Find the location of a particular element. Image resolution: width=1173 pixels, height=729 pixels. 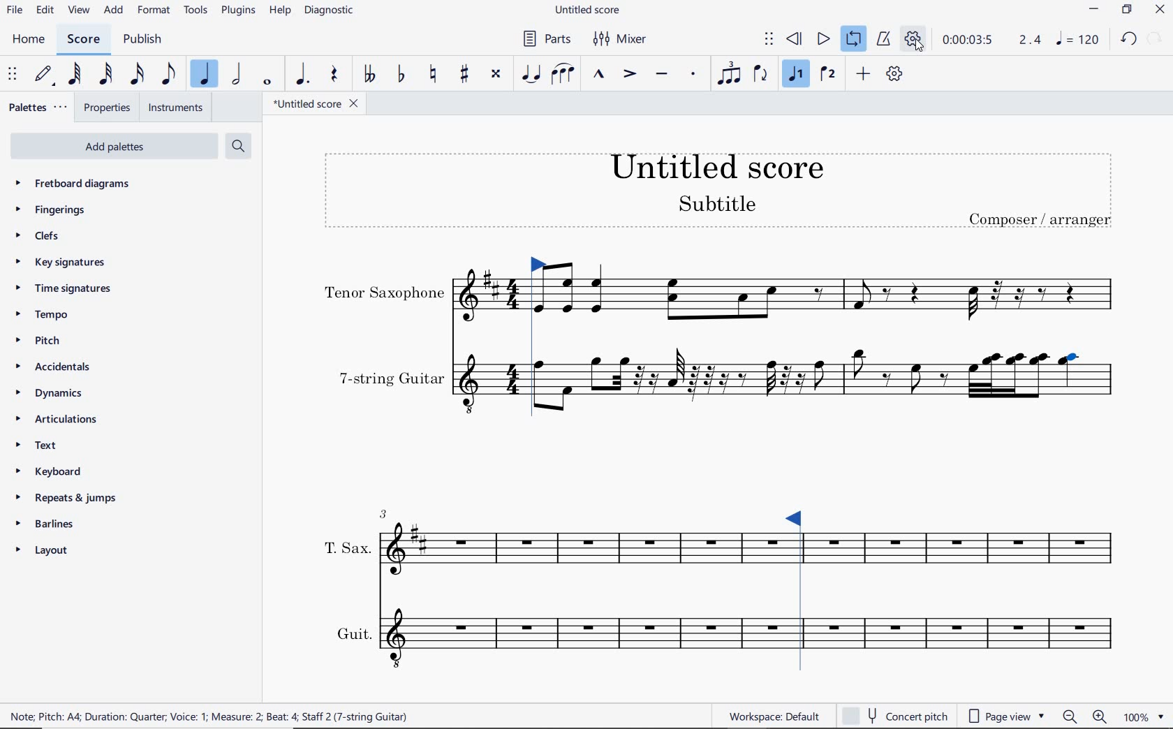

TOGGLE DOUBLE-SHARP is located at coordinates (496, 75).